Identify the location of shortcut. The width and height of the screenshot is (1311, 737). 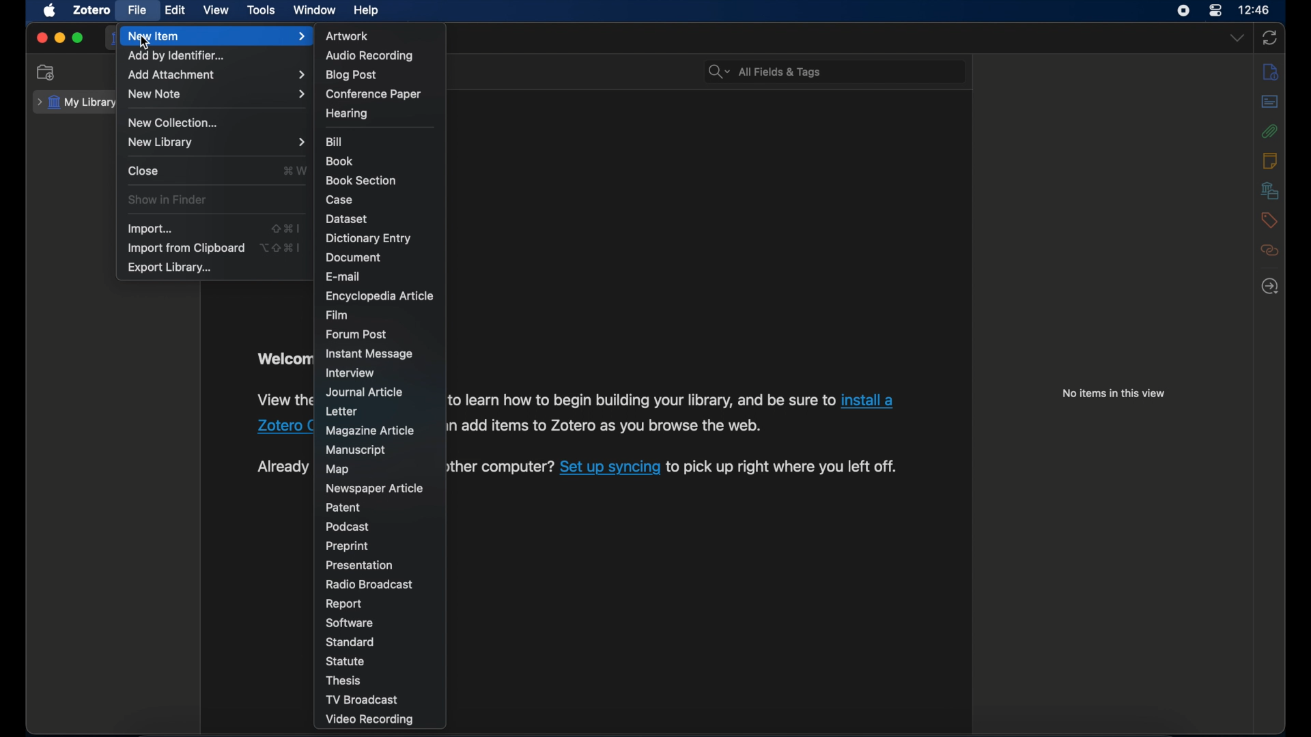
(283, 248).